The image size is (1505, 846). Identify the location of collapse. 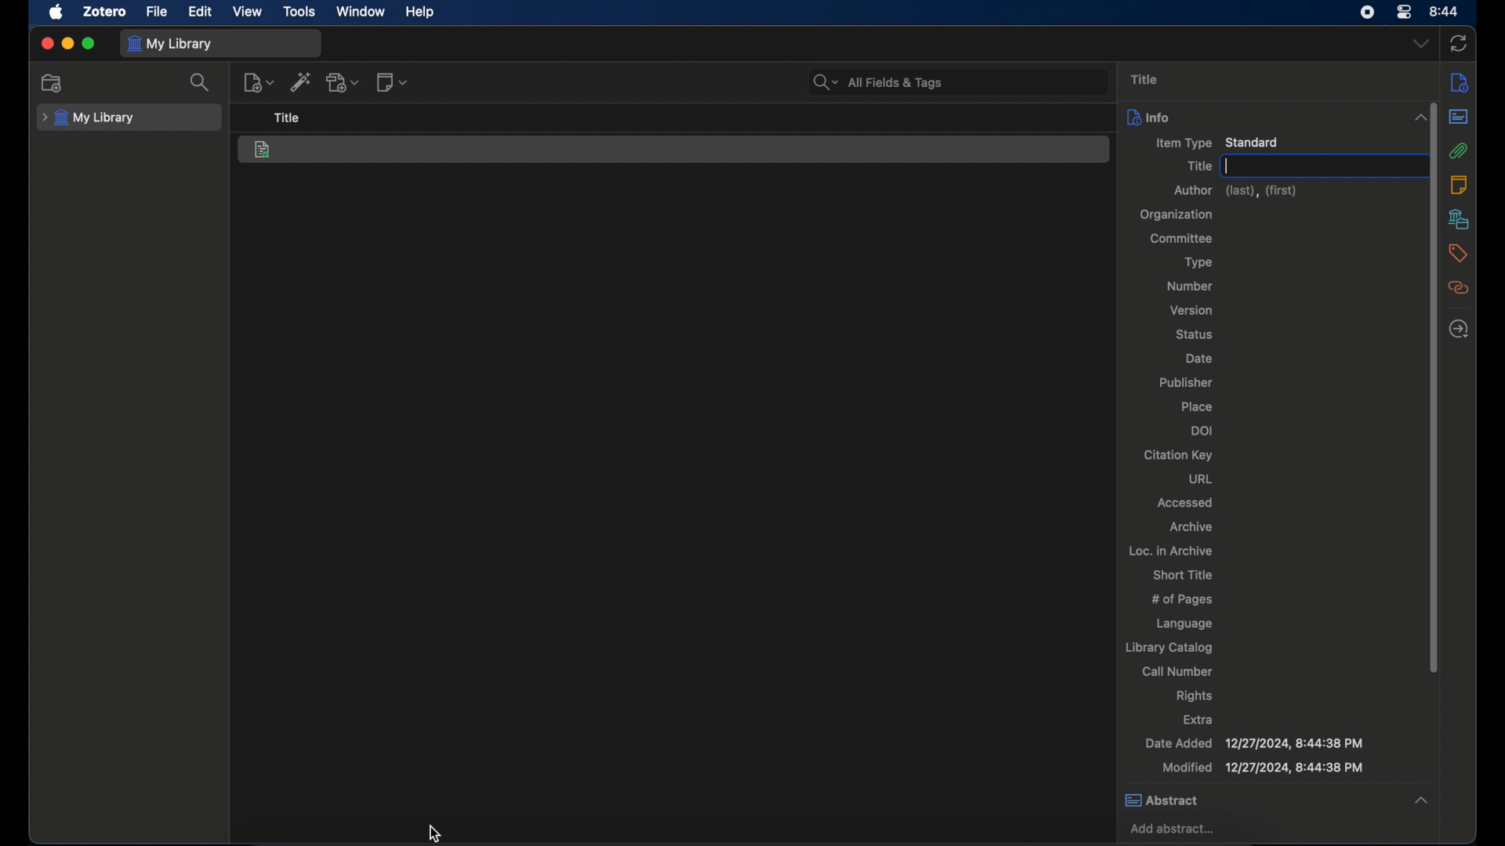
(1421, 801).